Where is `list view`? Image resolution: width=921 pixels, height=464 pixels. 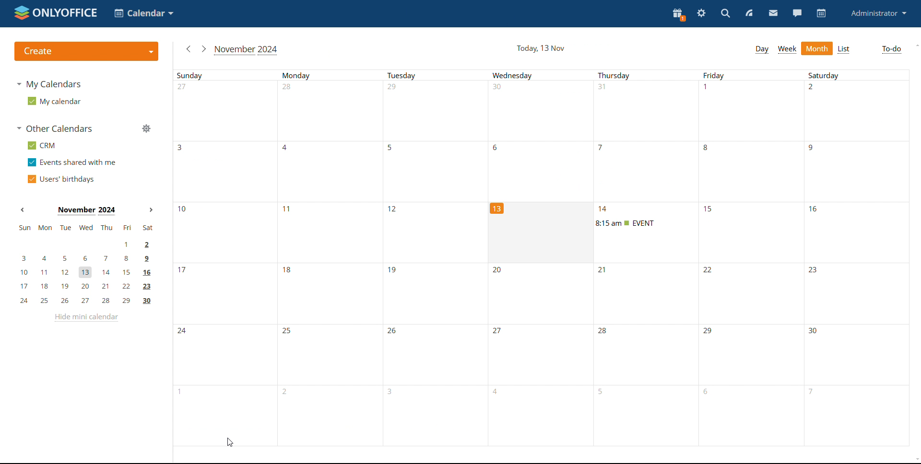 list view is located at coordinates (845, 48).